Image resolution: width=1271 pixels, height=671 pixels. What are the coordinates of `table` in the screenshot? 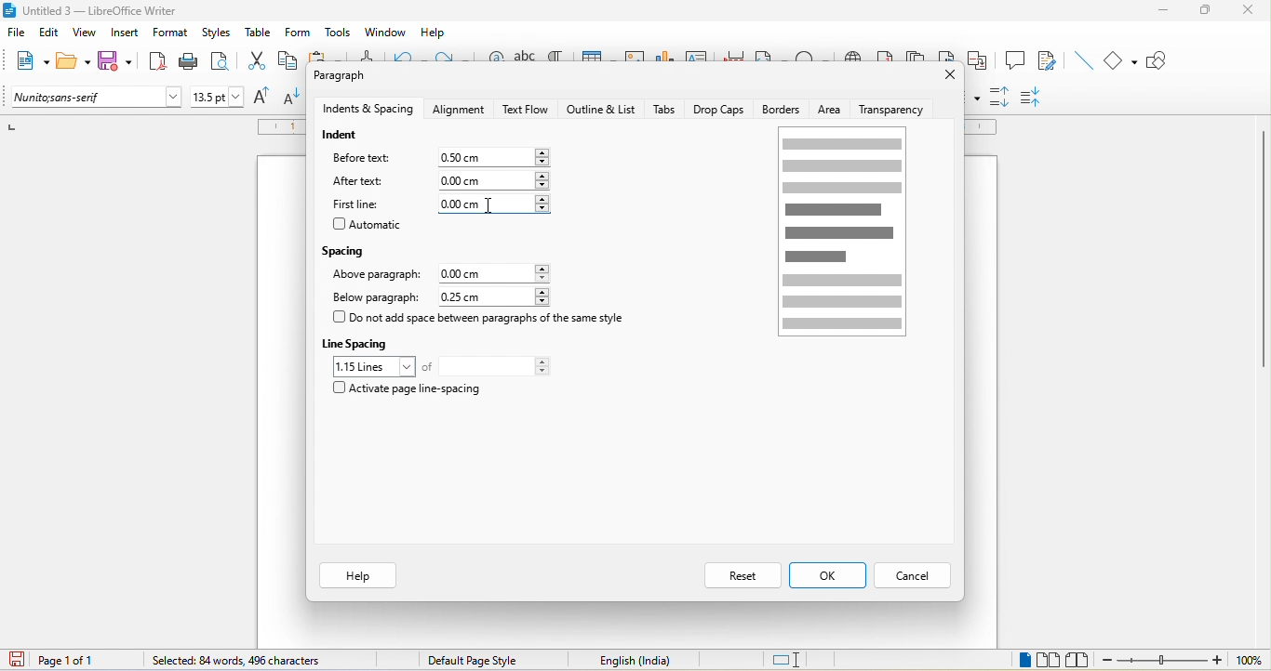 It's located at (259, 32).